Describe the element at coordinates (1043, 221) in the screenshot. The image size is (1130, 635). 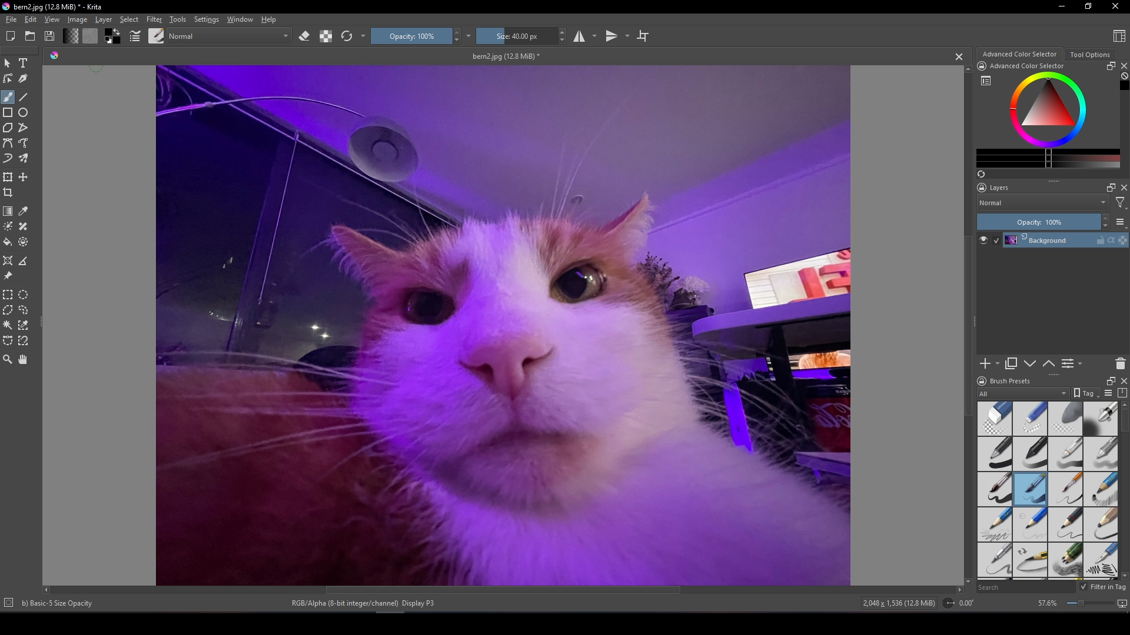
I see `Opacity` at that location.